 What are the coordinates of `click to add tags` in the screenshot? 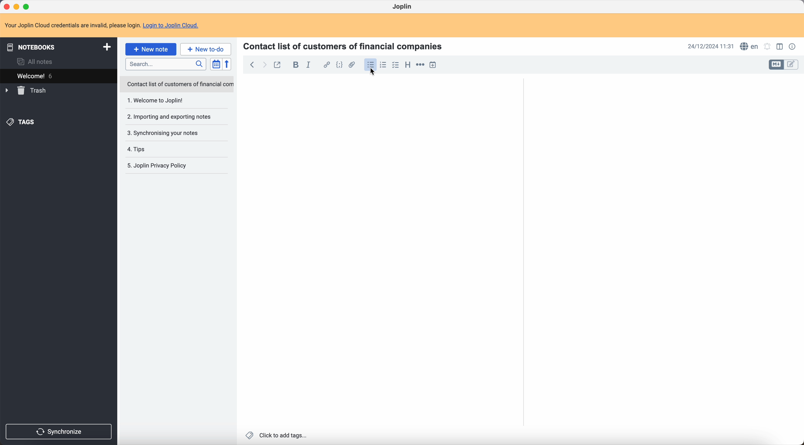 It's located at (276, 435).